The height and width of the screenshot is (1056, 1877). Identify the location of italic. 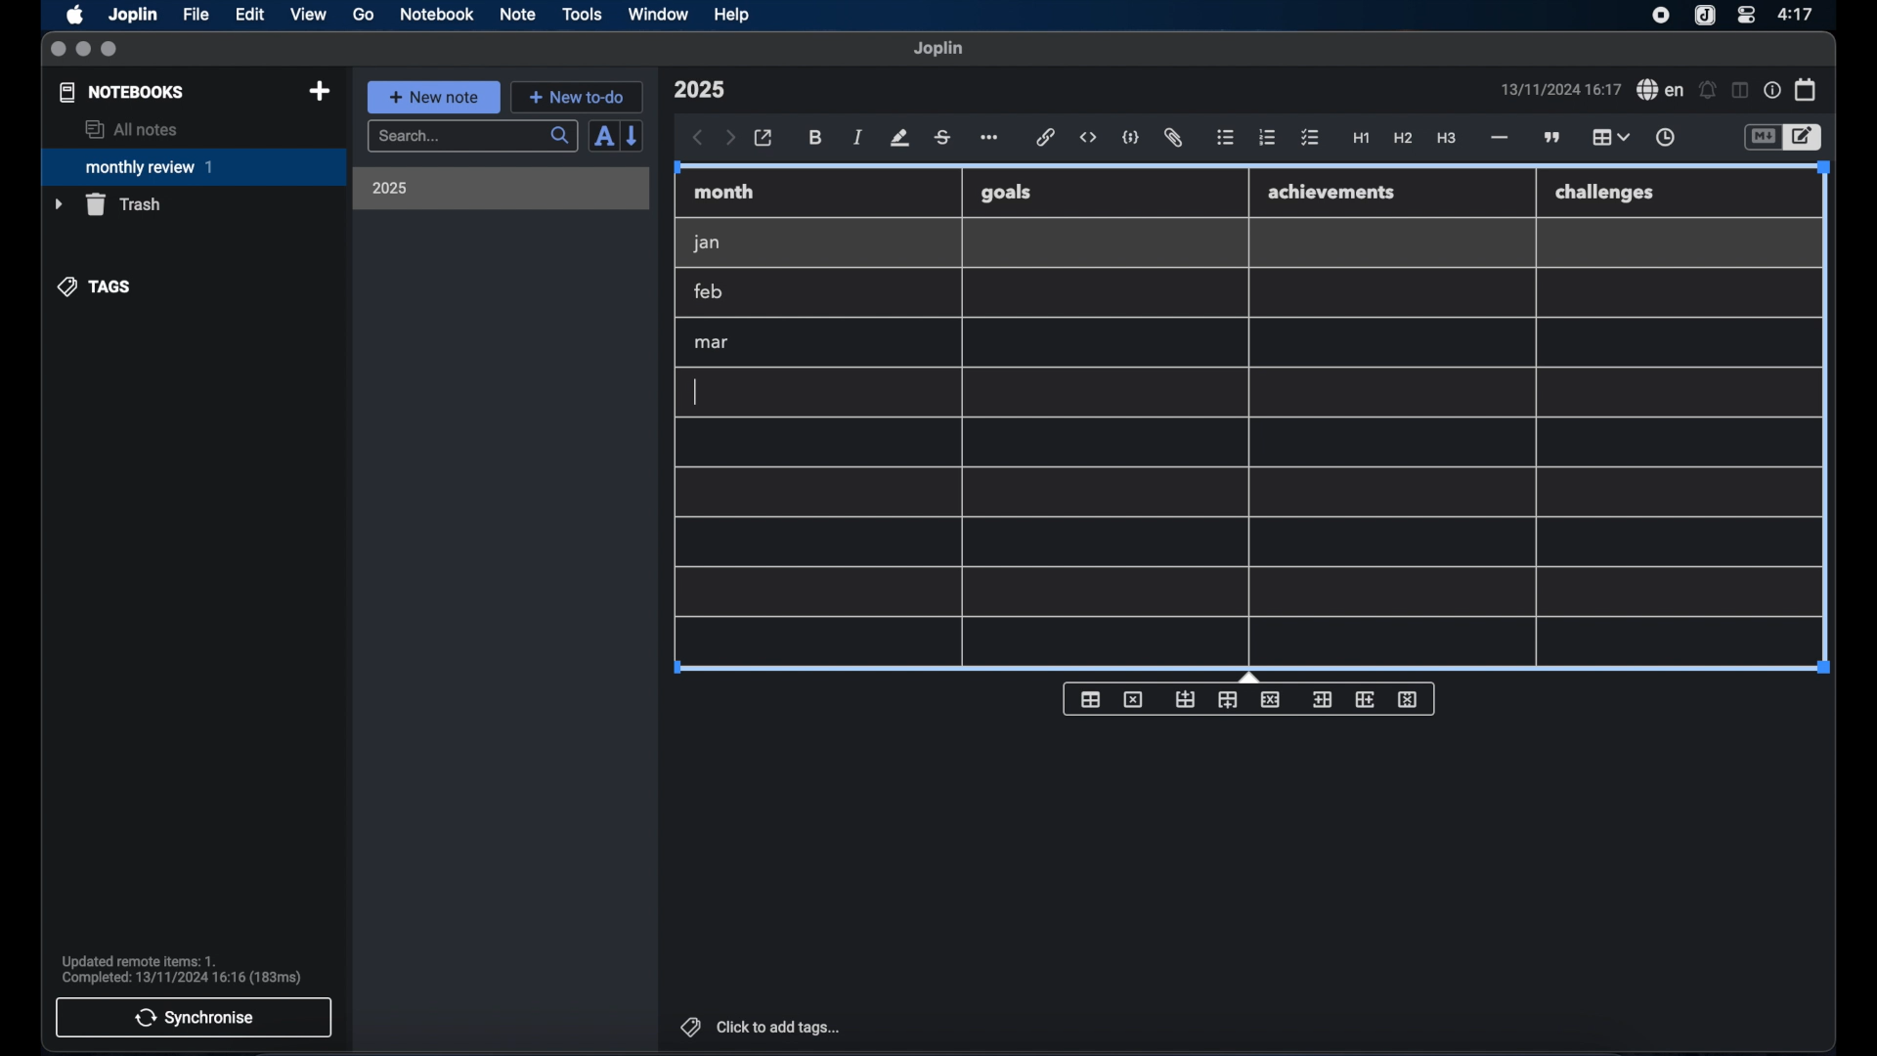
(858, 137).